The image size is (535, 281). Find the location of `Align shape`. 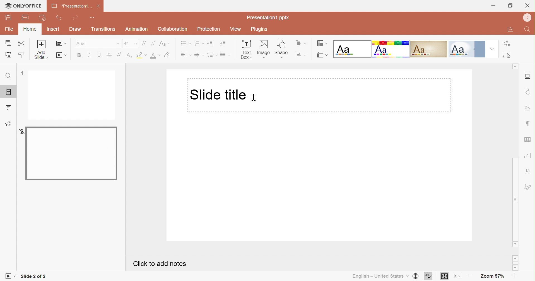

Align shape is located at coordinates (301, 56).